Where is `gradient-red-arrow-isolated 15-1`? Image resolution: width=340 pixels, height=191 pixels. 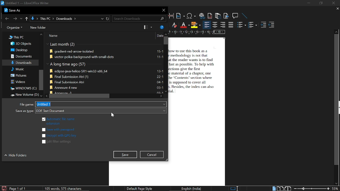
gradient-red-arrow-isolated 15-1 is located at coordinates (107, 52).